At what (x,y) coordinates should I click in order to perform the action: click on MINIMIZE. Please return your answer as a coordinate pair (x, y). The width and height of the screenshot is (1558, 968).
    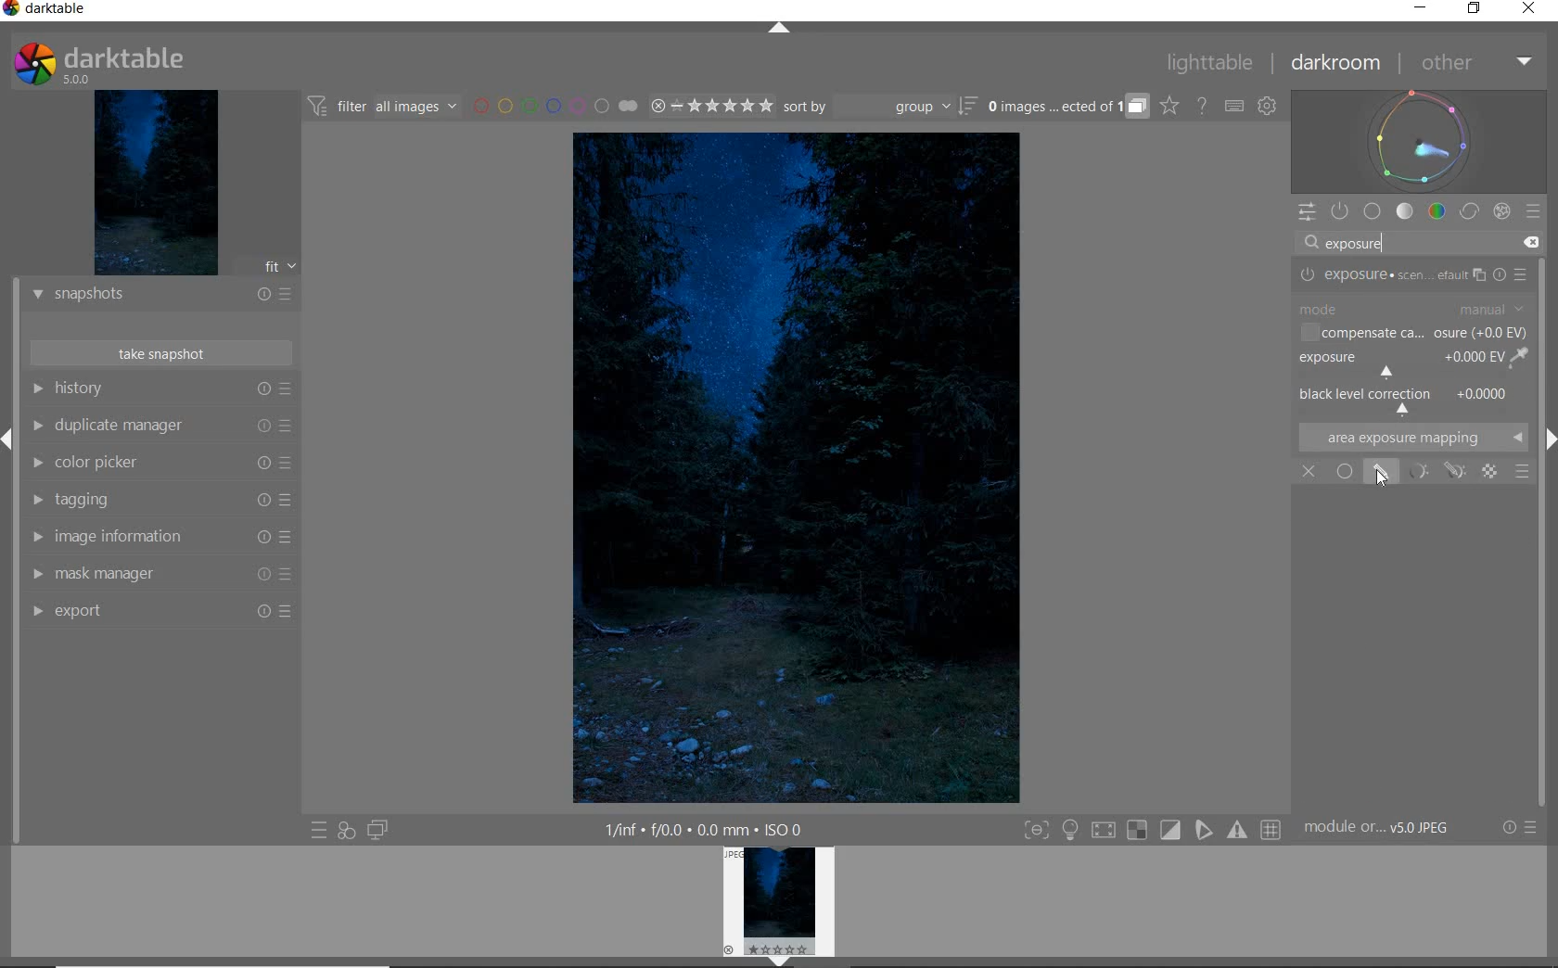
    Looking at the image, I should click on (1422, 7).